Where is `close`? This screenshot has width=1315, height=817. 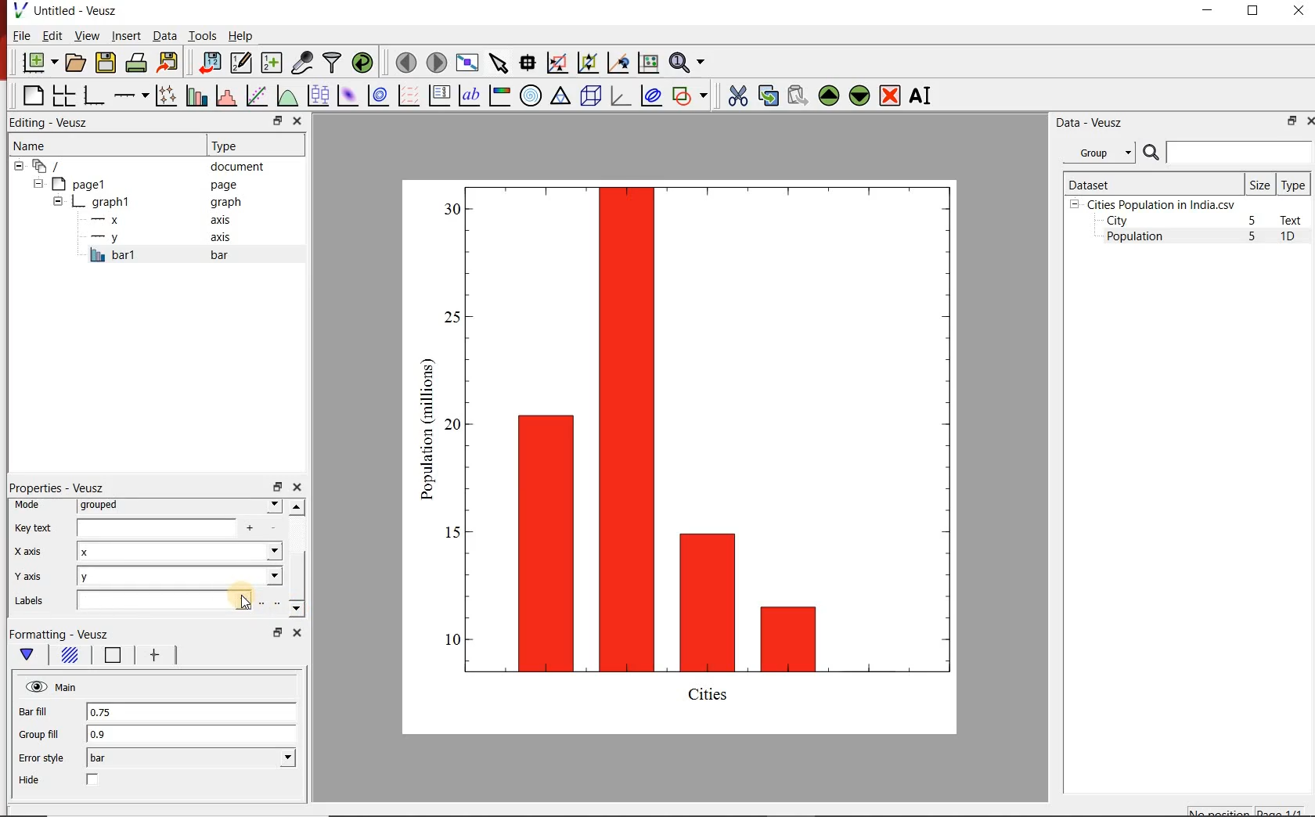 close is located at coordinates (1309, 121).